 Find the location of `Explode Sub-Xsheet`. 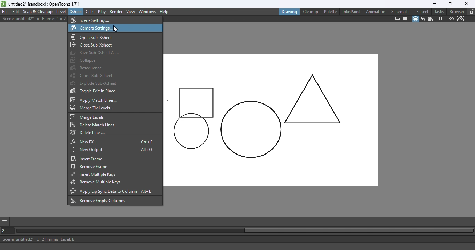

Explode Sub-Xsheet is located at coordinates (95, 84).